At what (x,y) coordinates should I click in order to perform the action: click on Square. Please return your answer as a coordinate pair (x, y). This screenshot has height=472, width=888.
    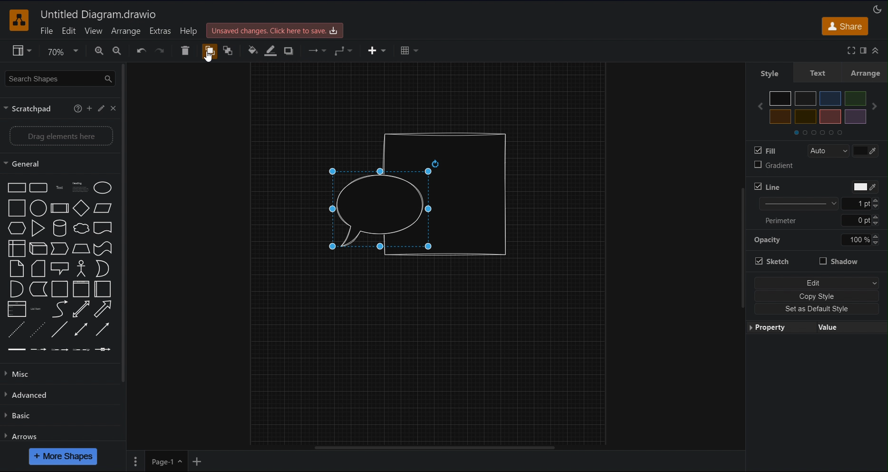
    Looking at the image, I should click on (17, 208).